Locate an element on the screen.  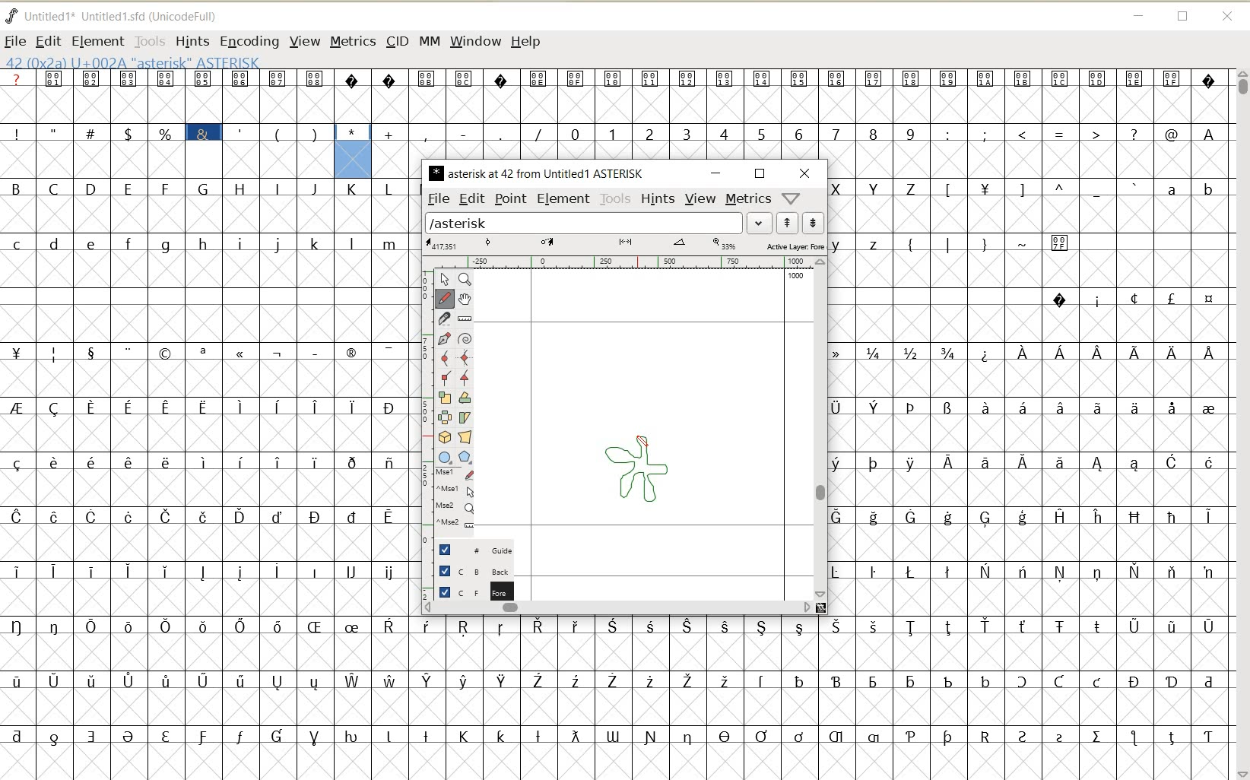
MINIMIZE is located at coordinates (1139, 16).